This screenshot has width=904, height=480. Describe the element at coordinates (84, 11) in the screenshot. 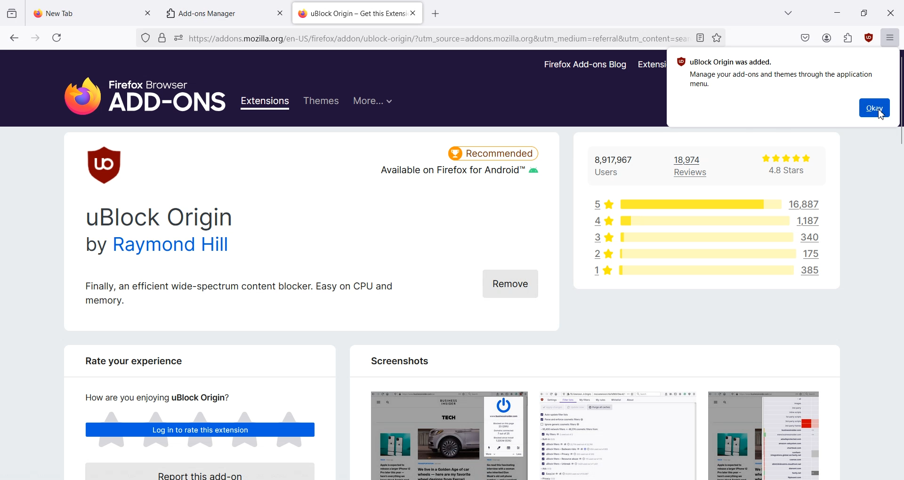

I see `New Tab` at that location.